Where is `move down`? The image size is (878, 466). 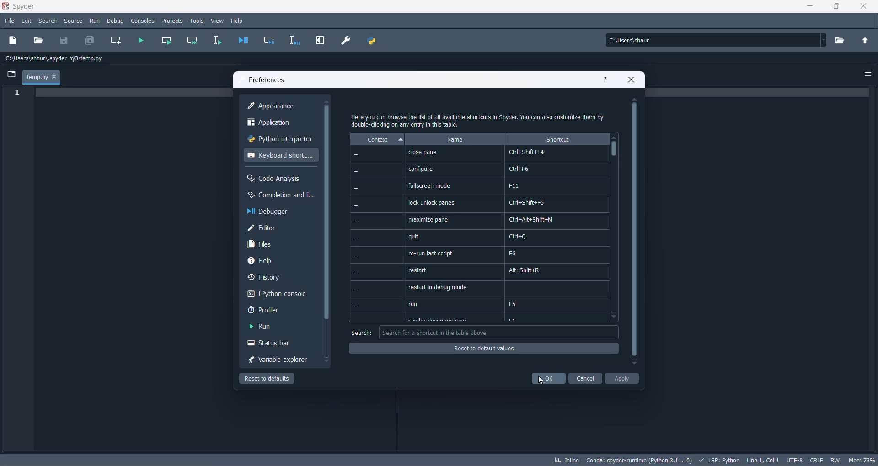 move down is located at coordinates (615, 318).